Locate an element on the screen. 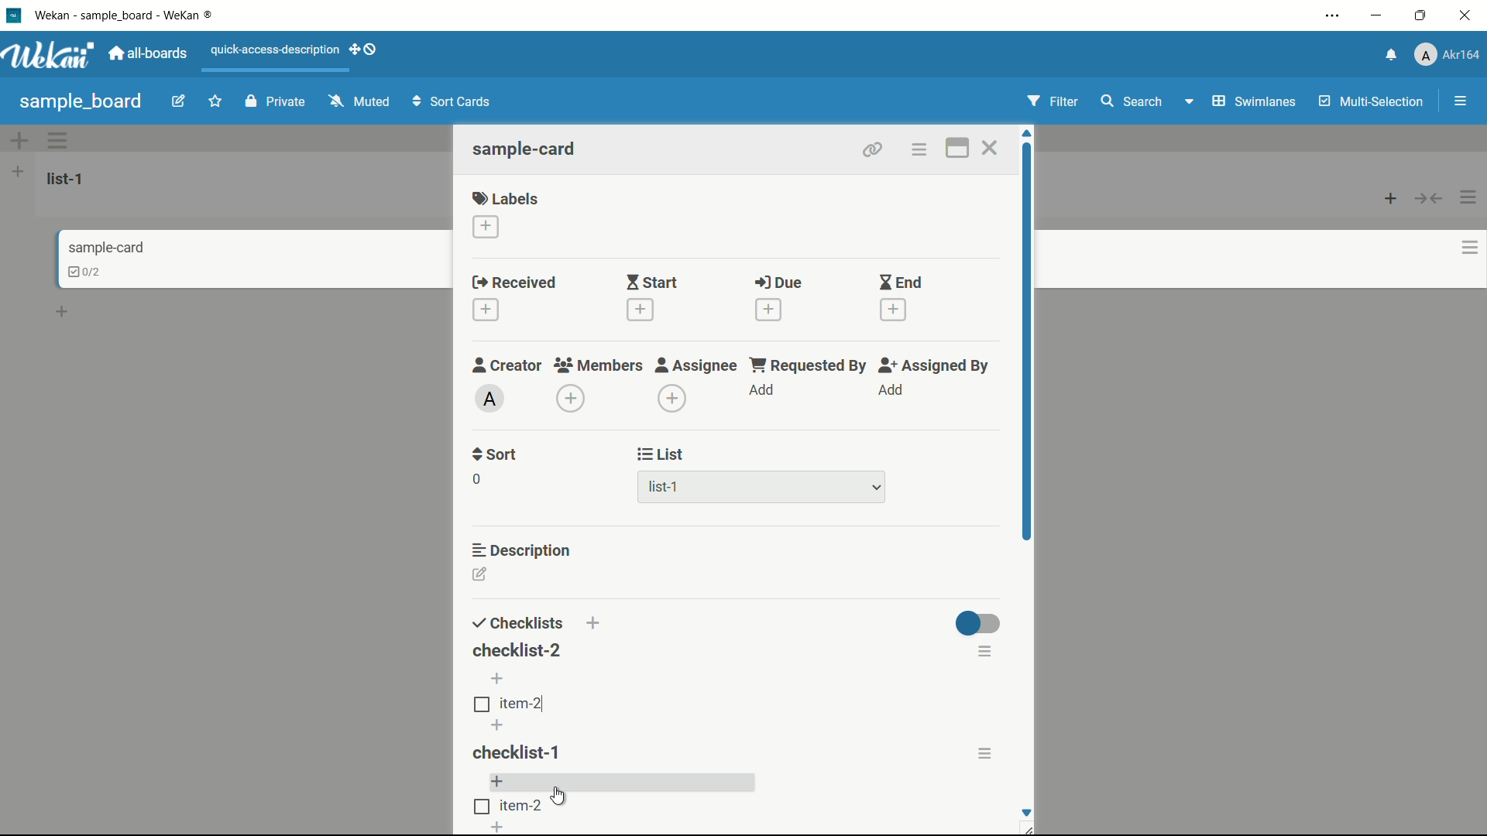 Image resolution: width=1487 pixels, height=836 pixels. star is located at coordinates (218, 103).